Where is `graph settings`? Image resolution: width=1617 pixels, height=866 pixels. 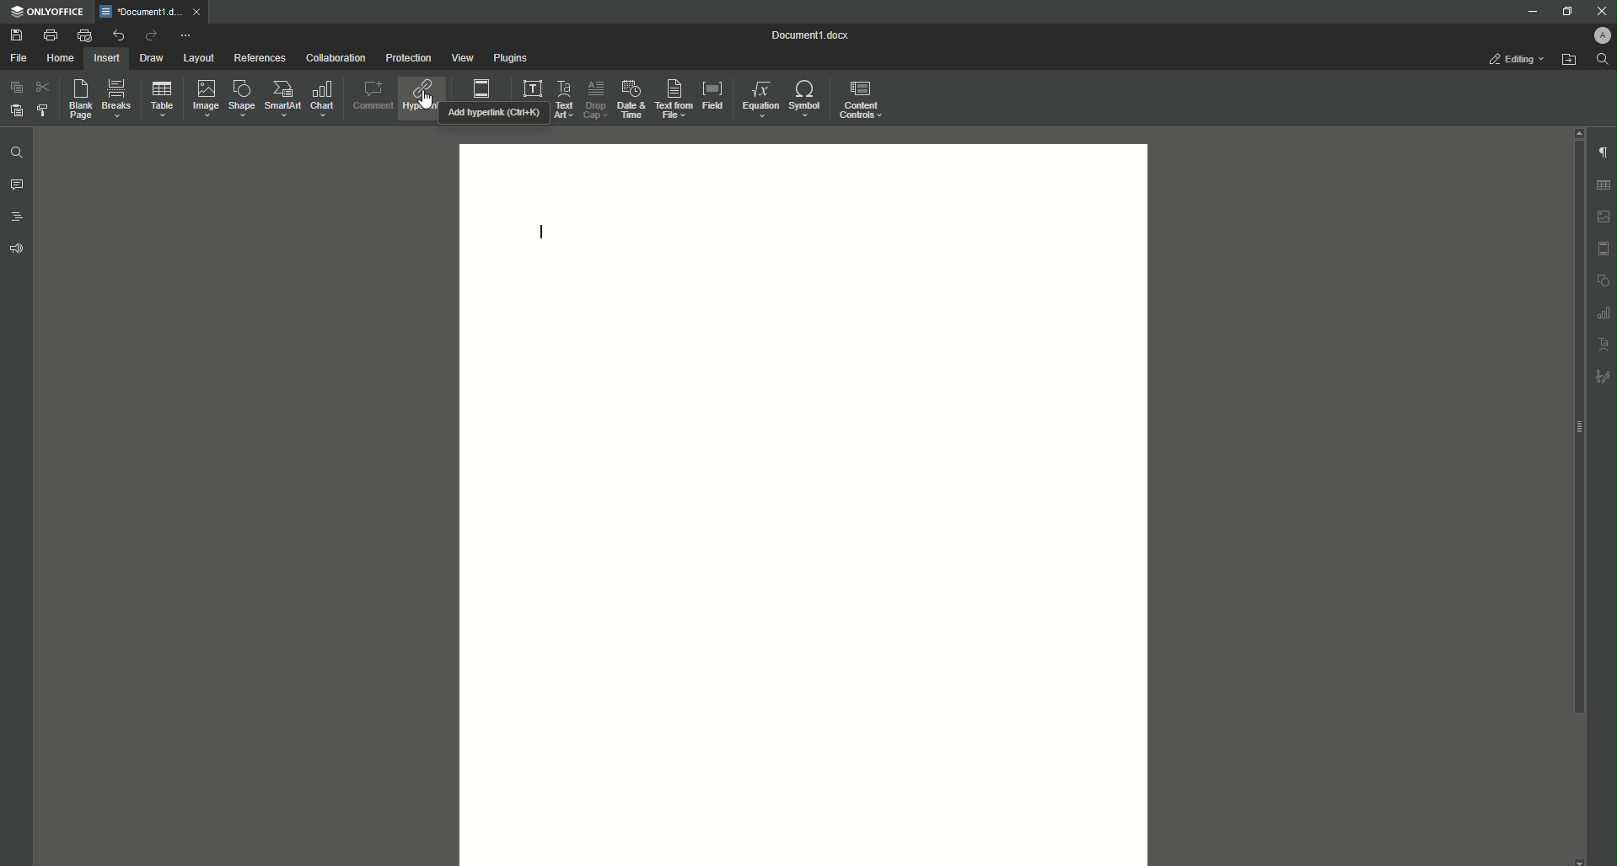
graph settings is located at coordinates (1605, 313).